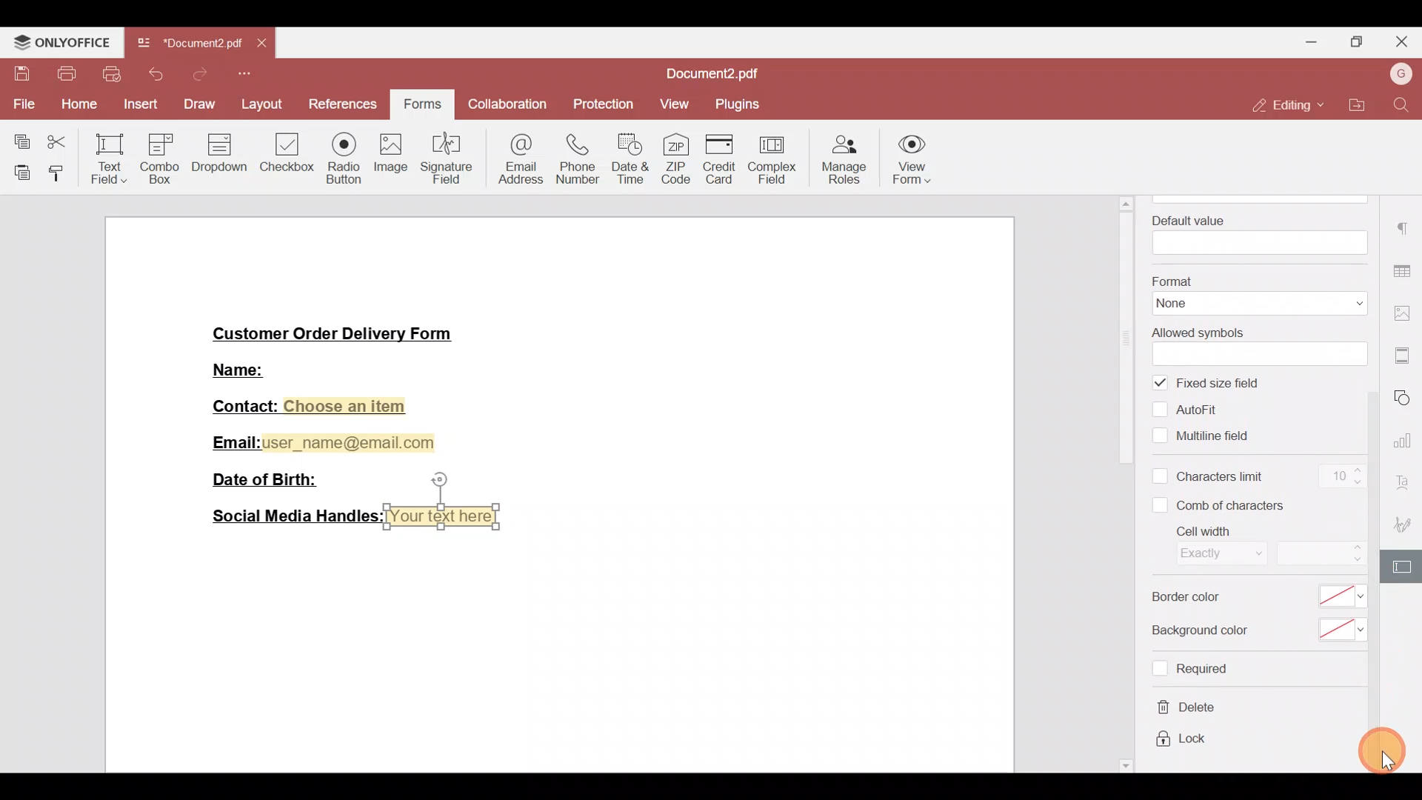 This screenshot has height=800, width=1422. Describe the element at coordinates (163, 156) in the screenshot. I see `Combo box` at that location.